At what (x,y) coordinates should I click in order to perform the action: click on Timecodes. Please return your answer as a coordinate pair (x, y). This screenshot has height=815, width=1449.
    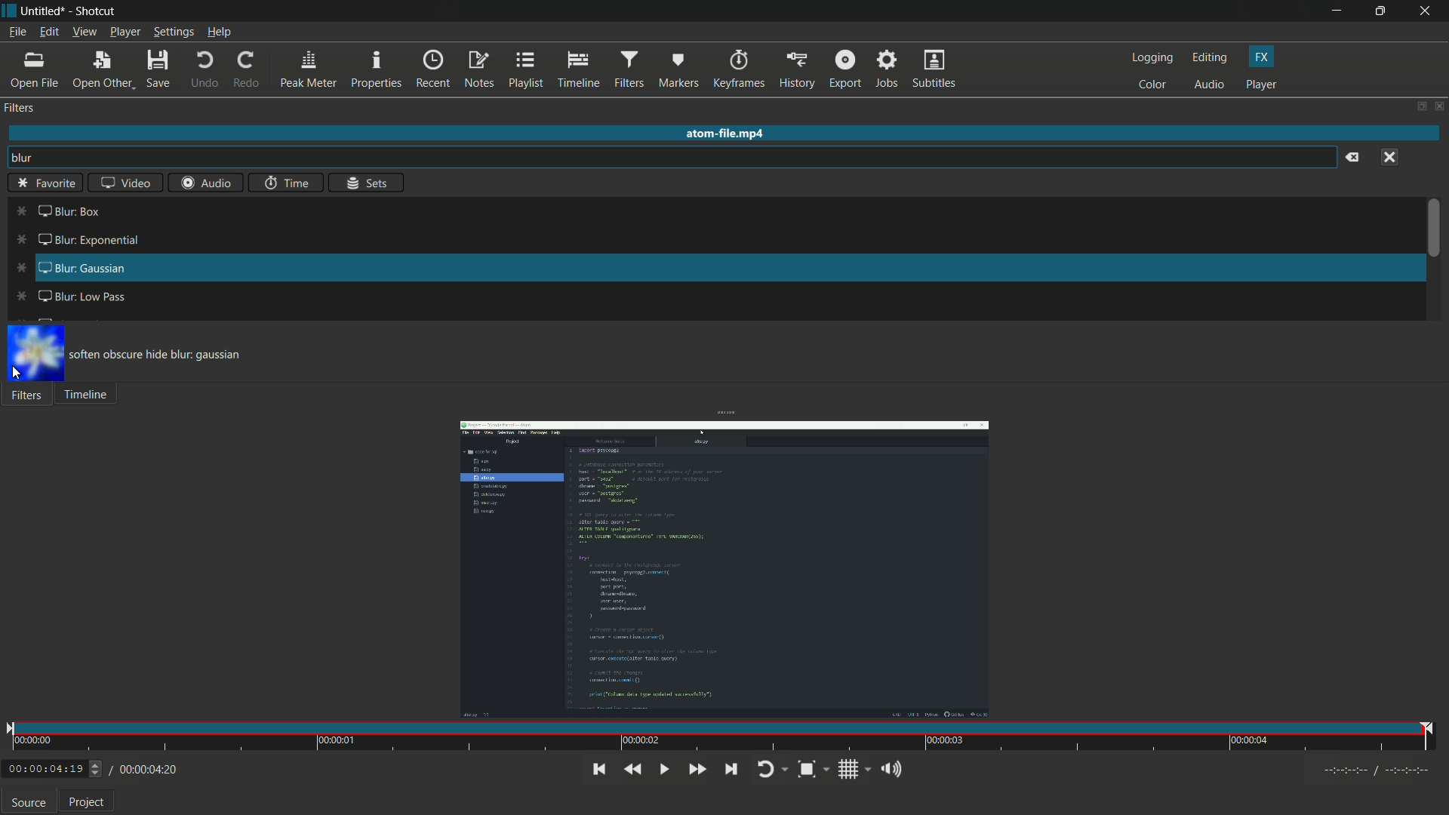
    Looking at the image, I should click on (1370, 773).